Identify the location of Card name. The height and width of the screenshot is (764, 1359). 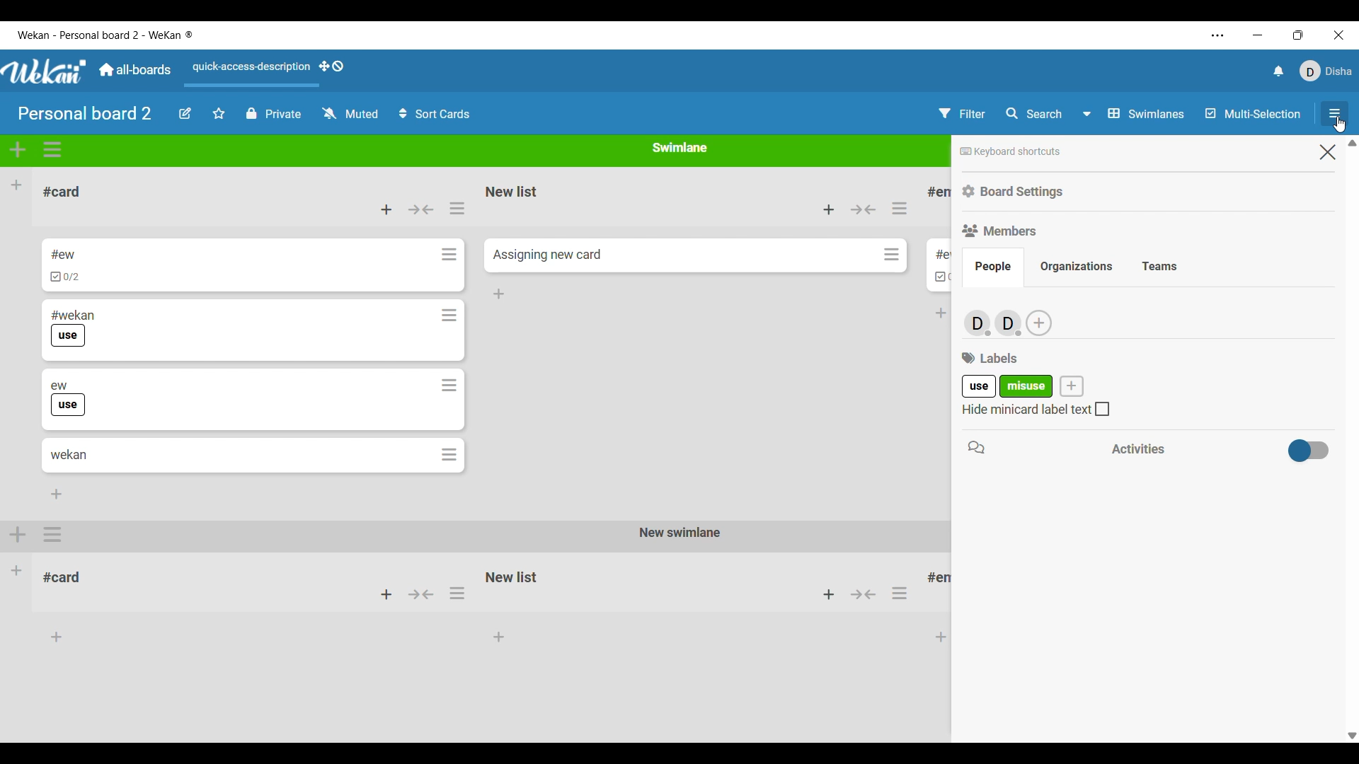
(547, 255).